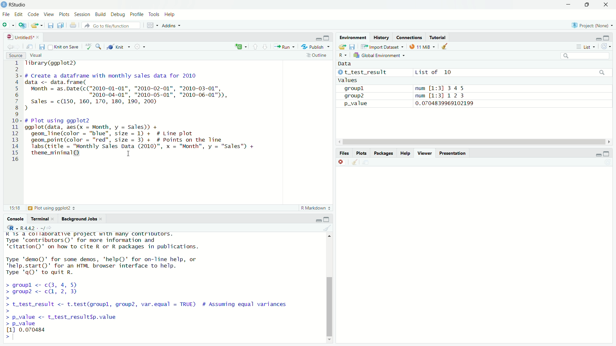  What do you see at coordinates (265, 47) in the screenshot?
I see `go to next section` at bounding box center [265, 47].